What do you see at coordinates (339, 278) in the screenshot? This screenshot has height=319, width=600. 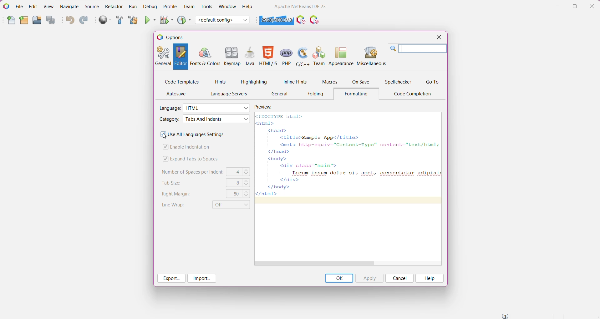 I see `OK` at bounding box center [339, 278].